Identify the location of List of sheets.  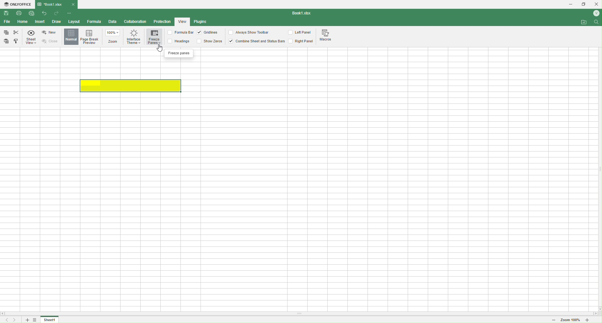
(36, 320).